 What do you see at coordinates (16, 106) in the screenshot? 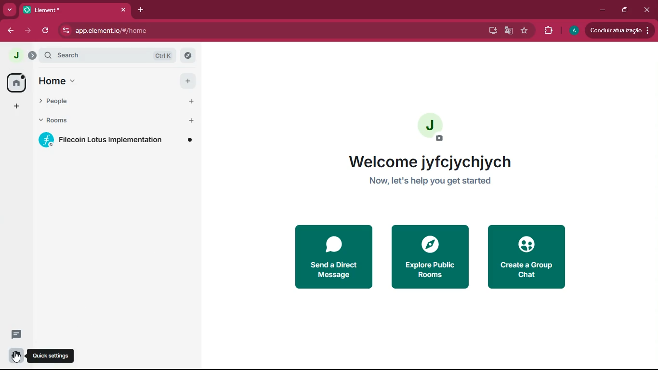
I see `add` at bounding box center [16, 106].